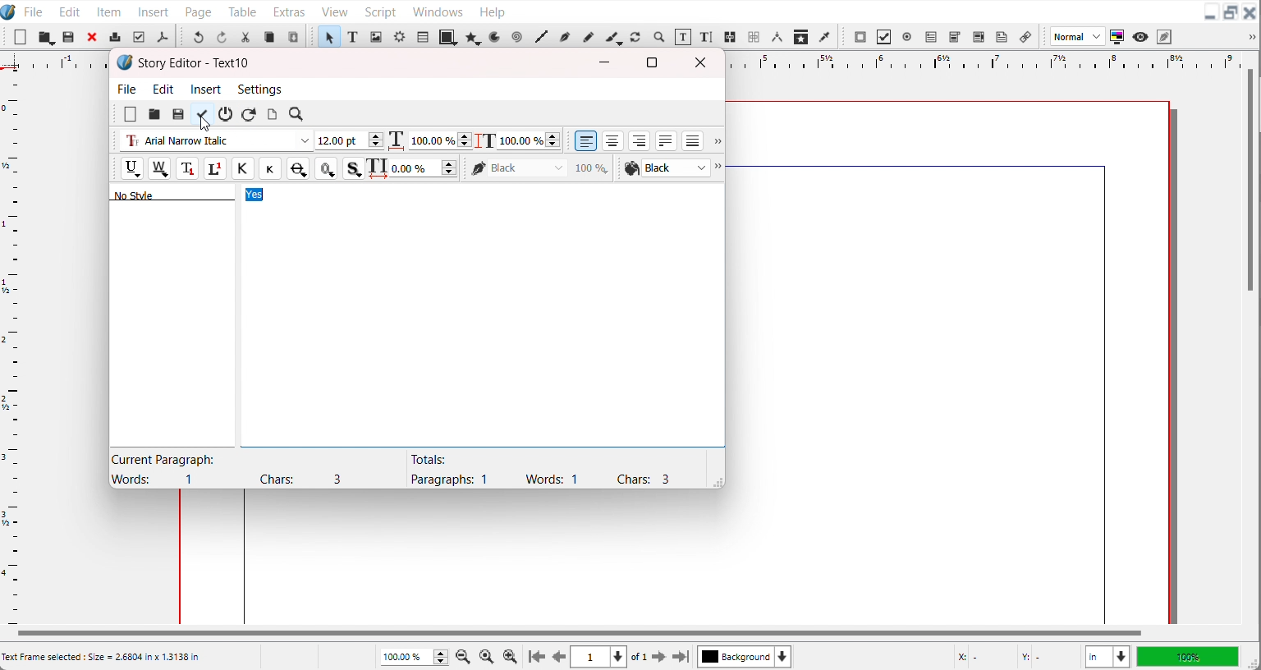 The width and height of the screenshot is (1261, 670). I want to click on Drop down box, so click(1250, 37).